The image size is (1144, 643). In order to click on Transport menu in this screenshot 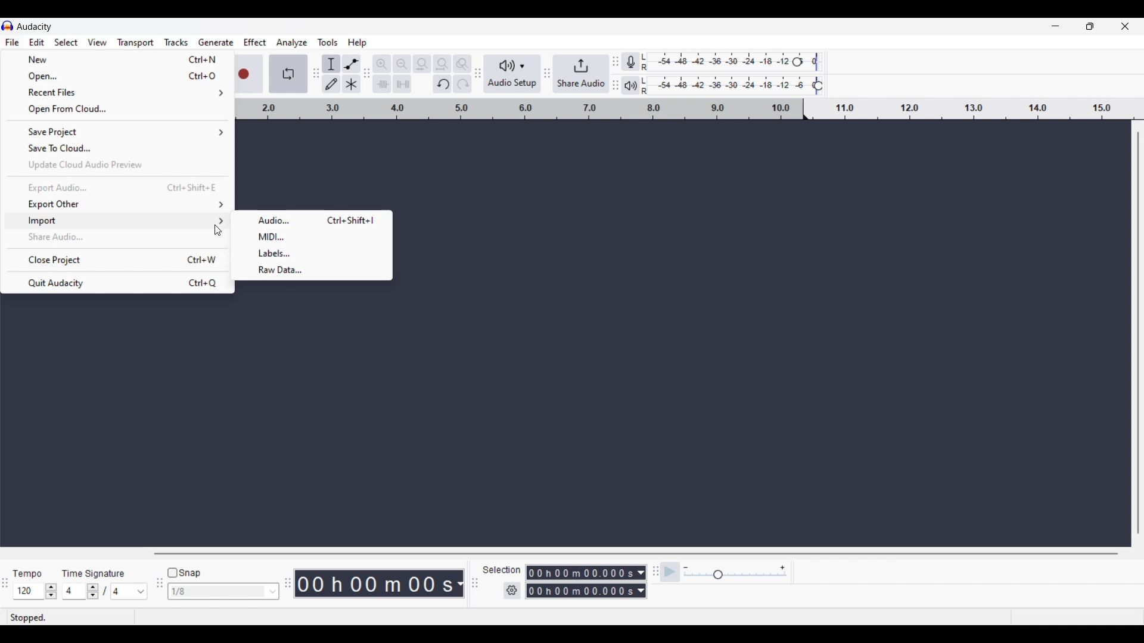, I will do `click(135, 42)`.